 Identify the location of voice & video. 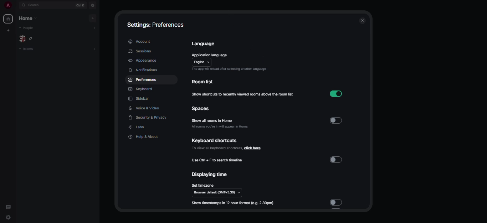
(144, 109).